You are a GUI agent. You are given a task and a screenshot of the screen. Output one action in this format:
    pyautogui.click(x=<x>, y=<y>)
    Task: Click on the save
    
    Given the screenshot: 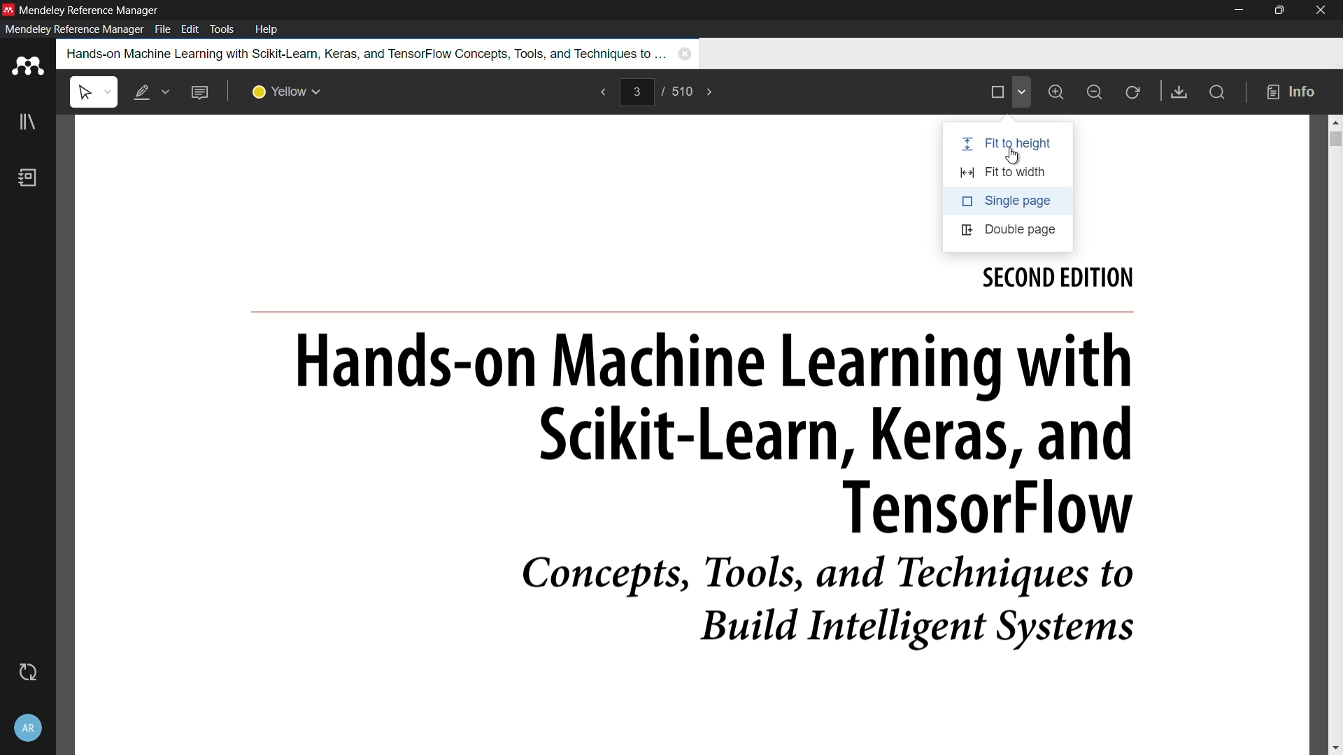 What is the action you would take?
    pyautogui.click(x=1177, y=92)
    